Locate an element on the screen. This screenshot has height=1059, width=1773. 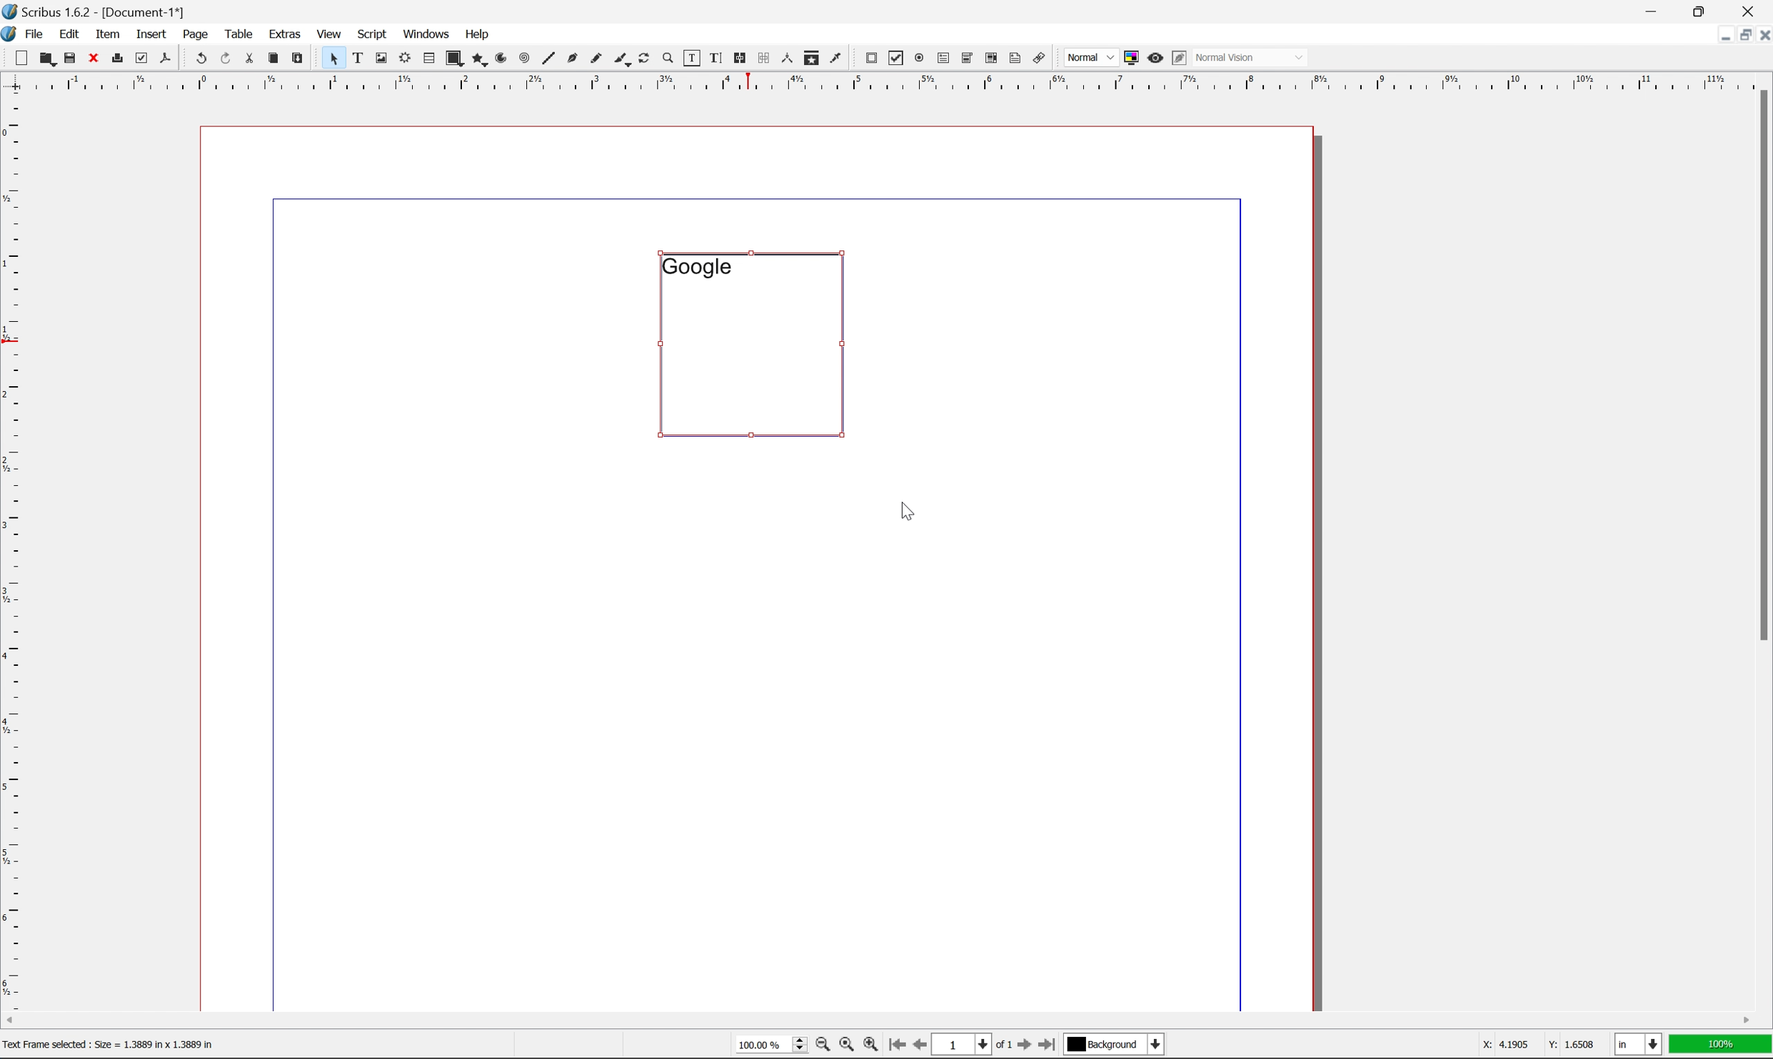
preflight verifier is located at coordinates (142, 57).